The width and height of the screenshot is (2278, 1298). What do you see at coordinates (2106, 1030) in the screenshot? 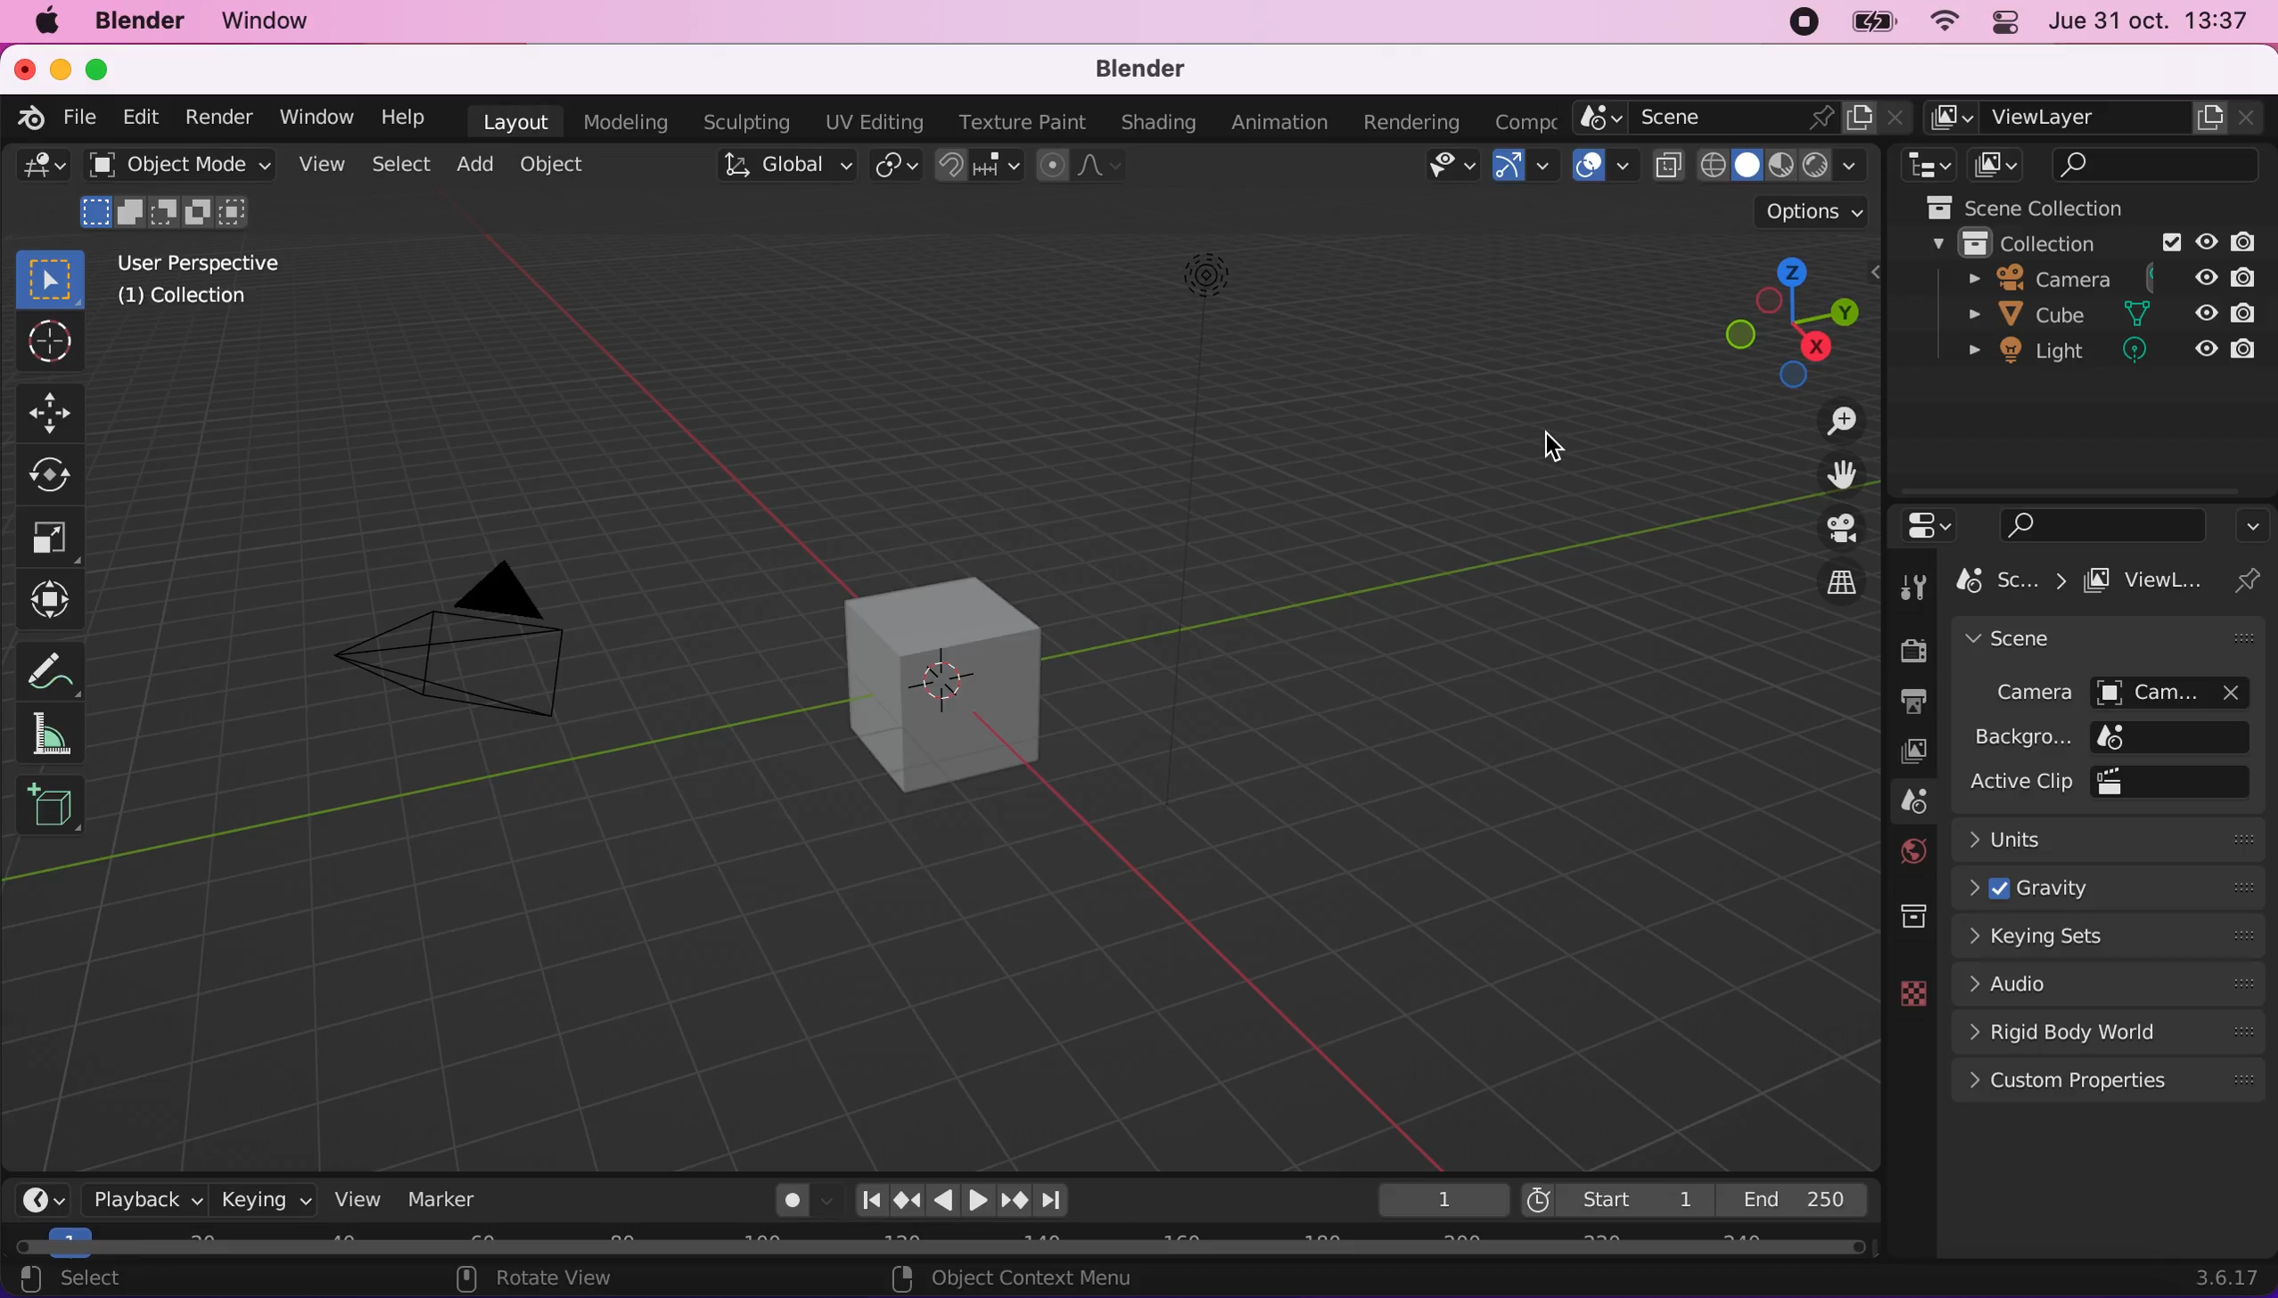
I see `rigid body world` at bounding box center [2106, 1030].